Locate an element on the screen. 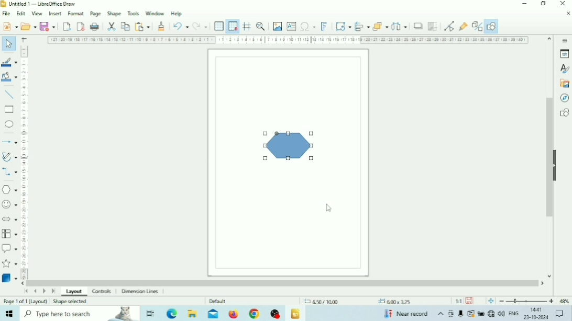 This screenshot has width=572, height=321. Close is located at coordinates (562, 4).